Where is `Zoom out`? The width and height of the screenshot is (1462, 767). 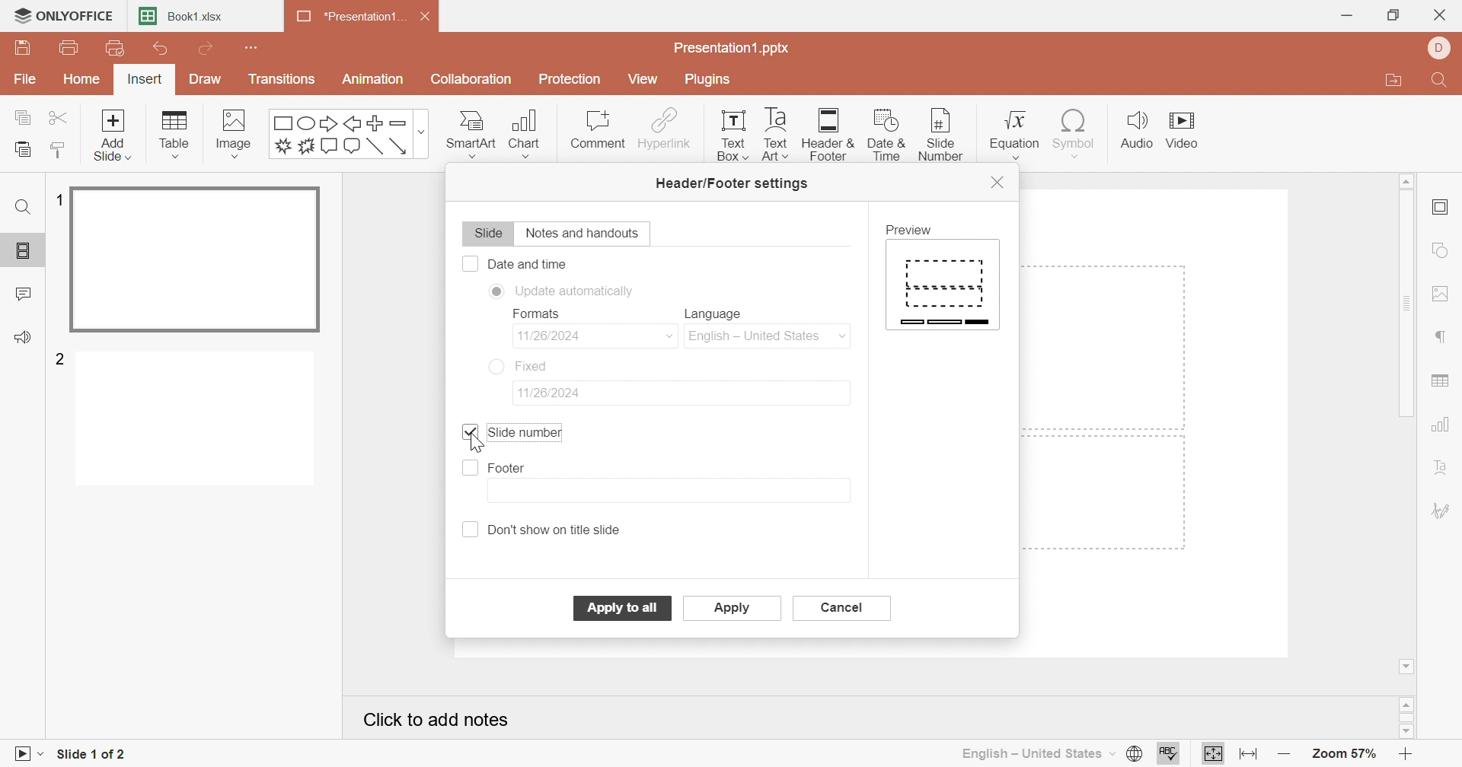 Zoom out is located at coordinates (1285, 757).